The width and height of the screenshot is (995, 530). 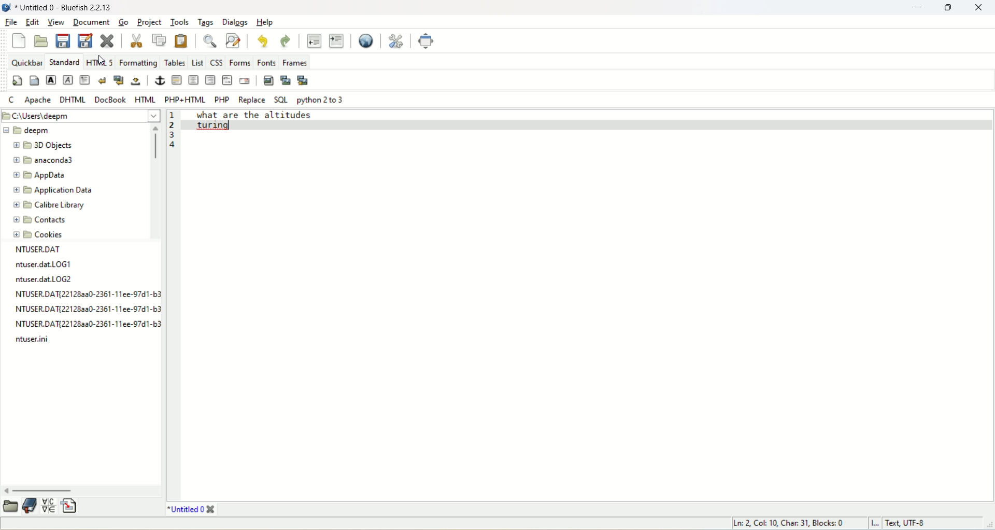 I want to click on vertical scroll bar, so click(x=154, y=182).